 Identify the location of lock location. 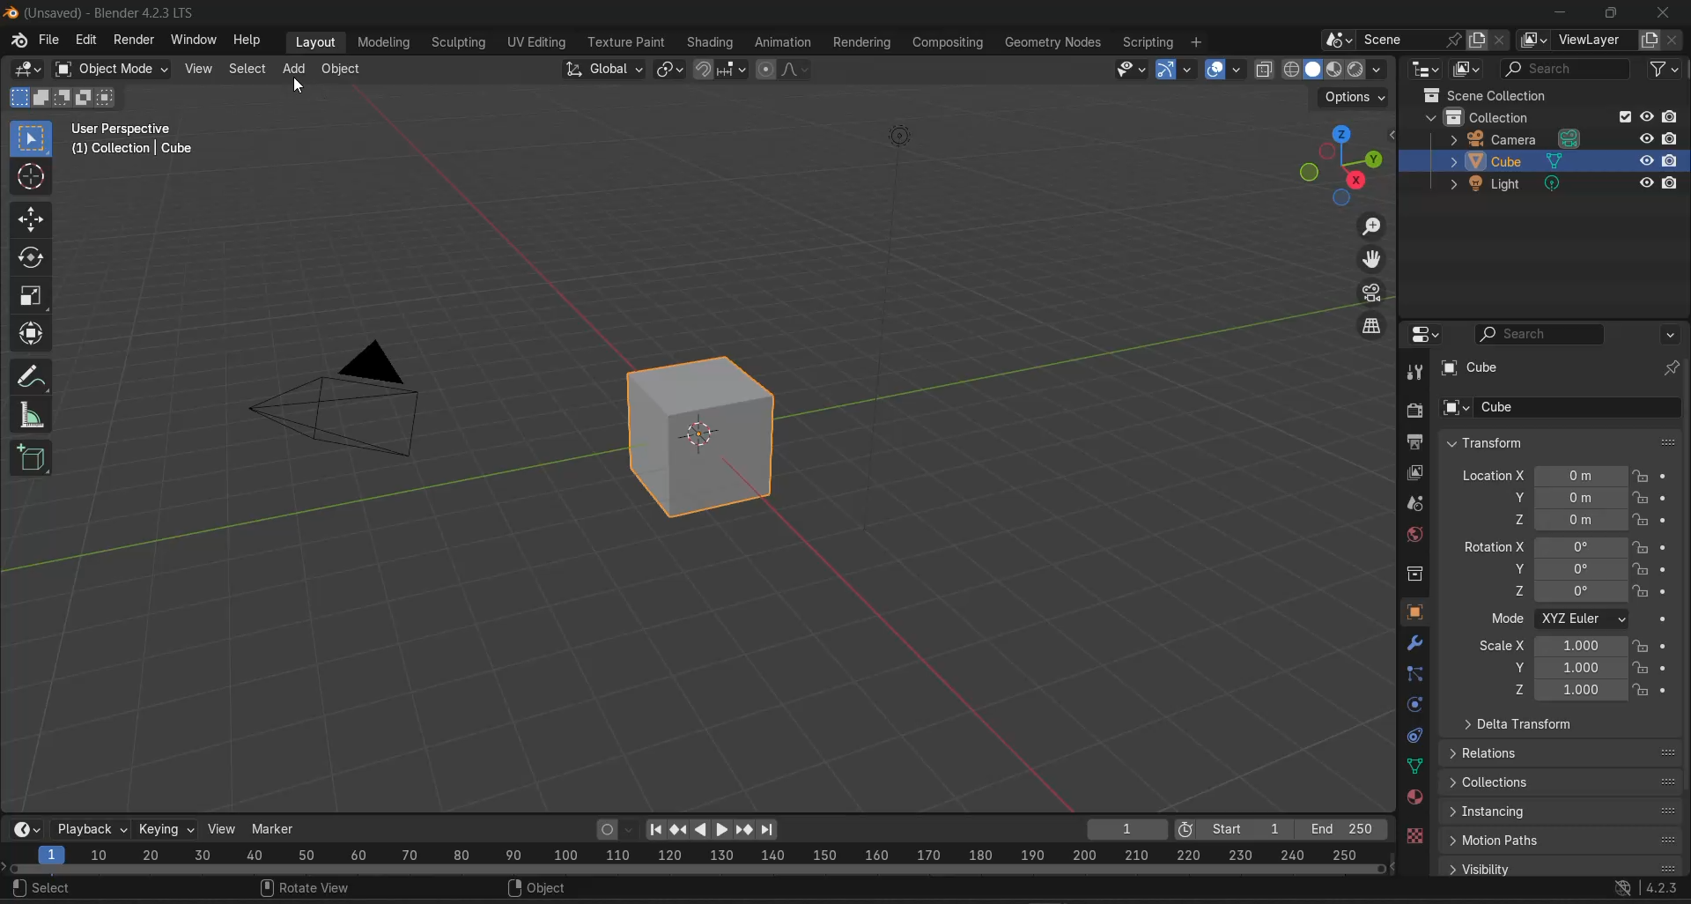
(1641, 498).